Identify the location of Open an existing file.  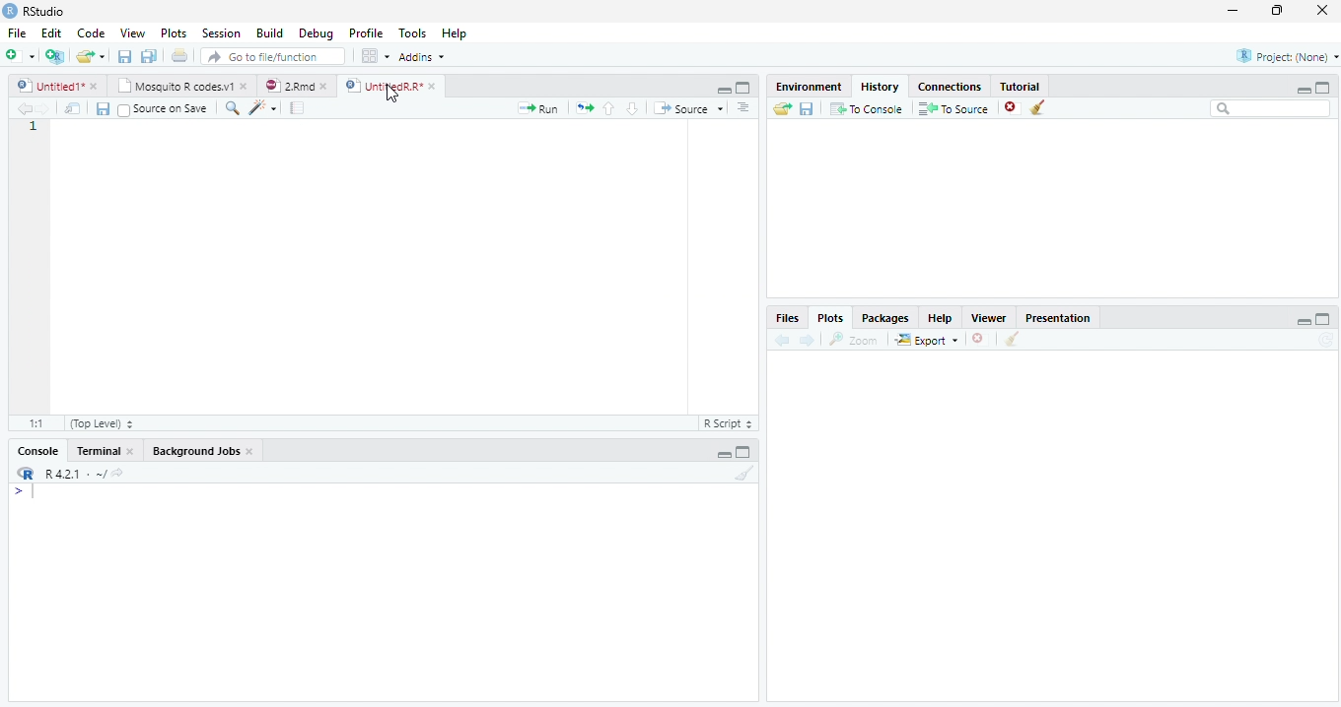
(92, 57).